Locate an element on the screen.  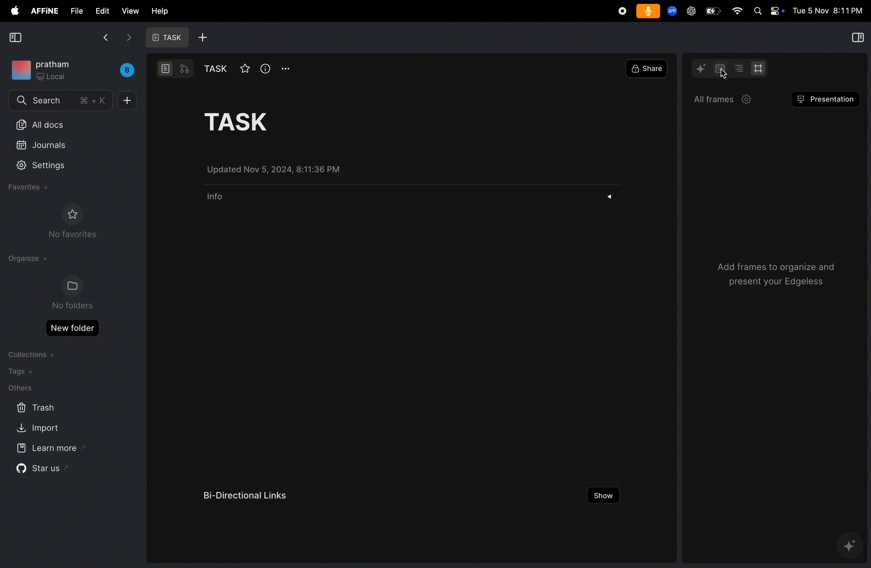
work space is located at coordinates (74, 70).